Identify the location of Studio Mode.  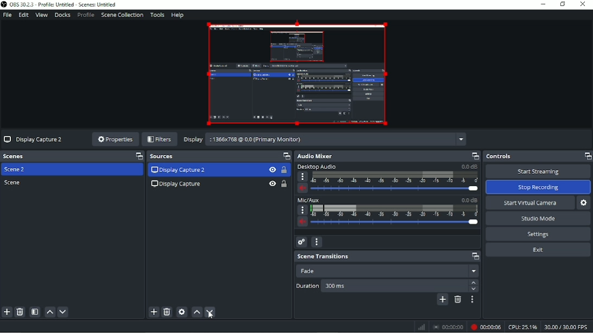
(538, 219).